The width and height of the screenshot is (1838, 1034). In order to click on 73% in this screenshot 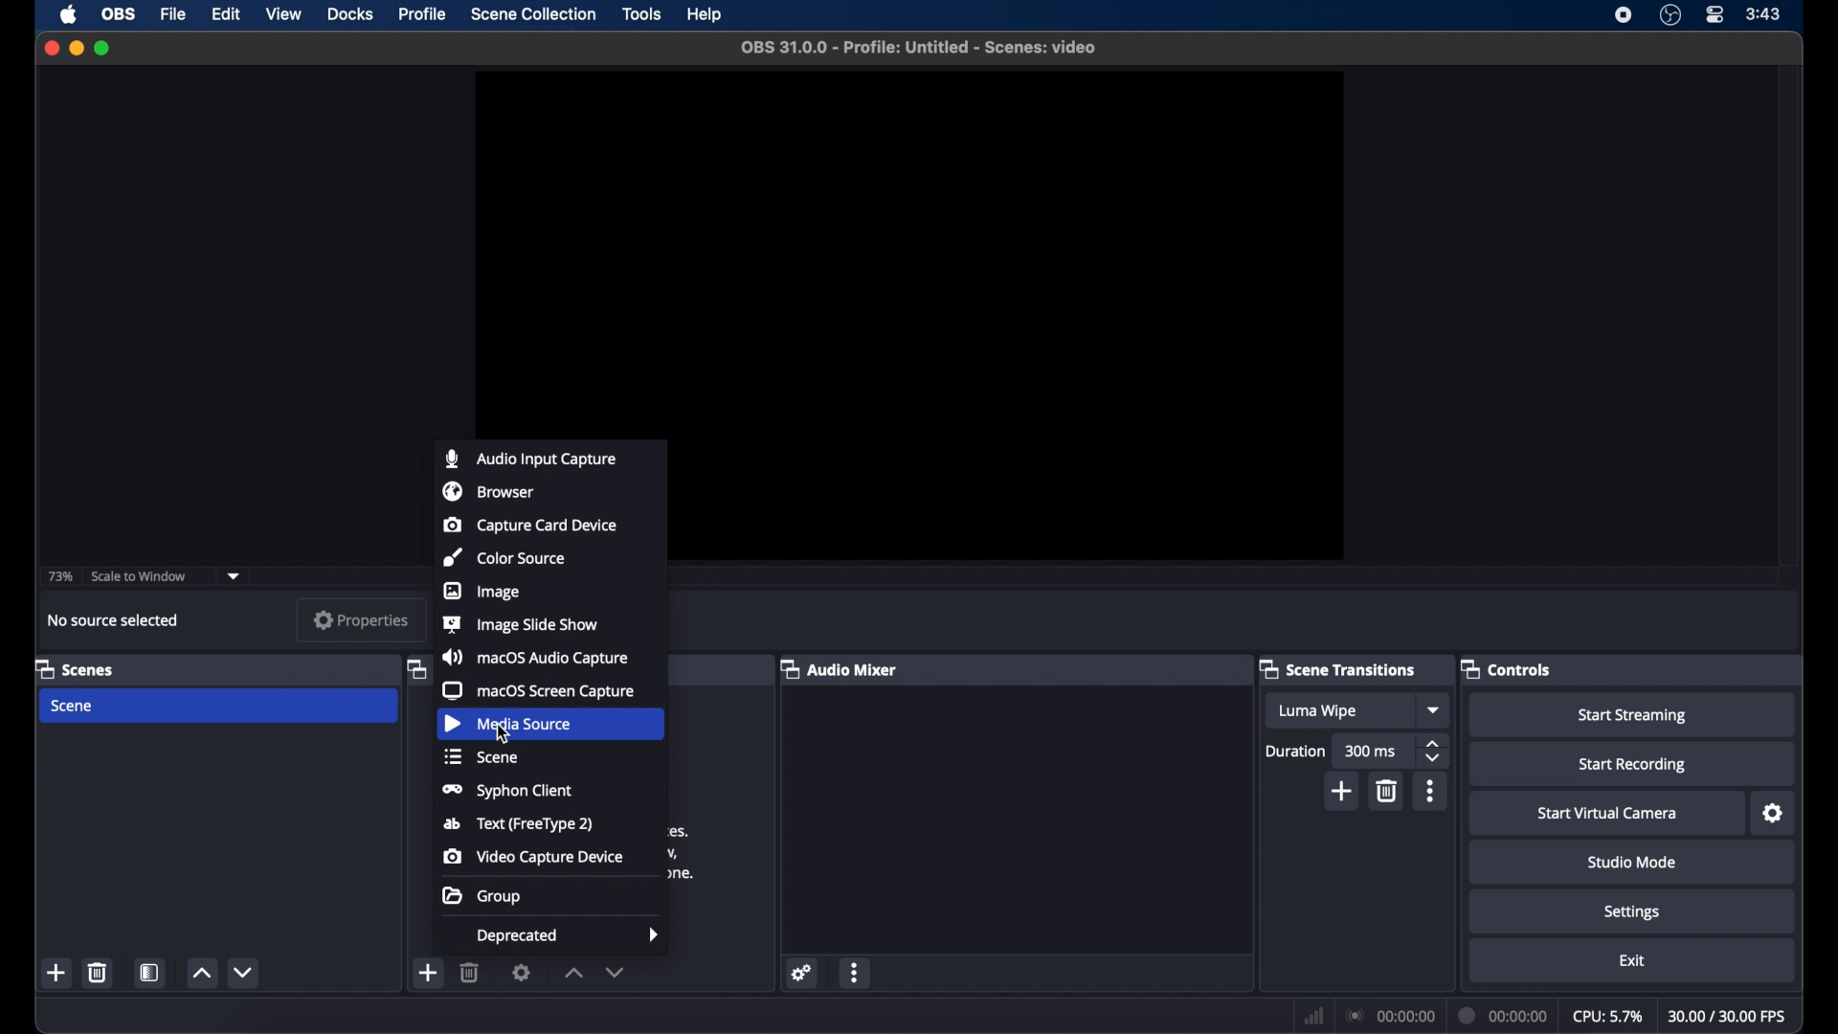, I will do `click(58, 576)`.